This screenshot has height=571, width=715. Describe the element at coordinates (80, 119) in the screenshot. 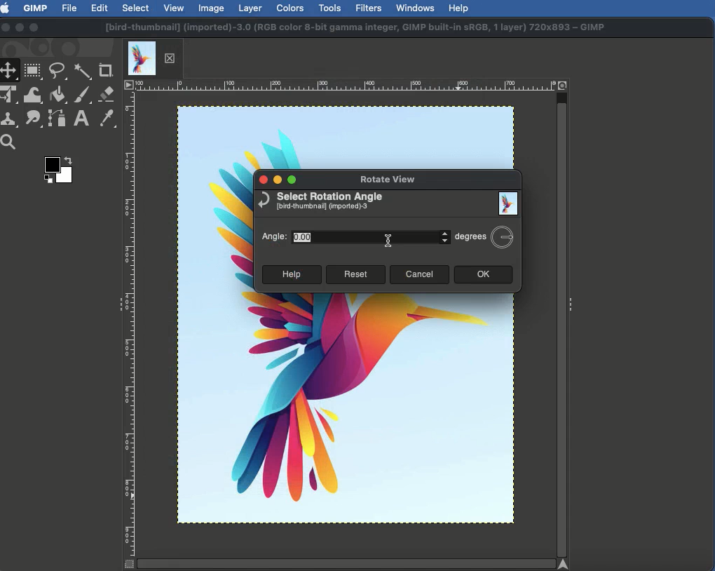

I see `Text` at that location.